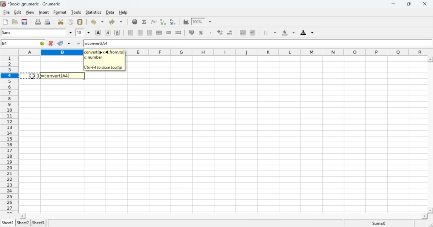 This screenshot has height=227, width=433. I want to click on Sort by descending, so click(229, 33).